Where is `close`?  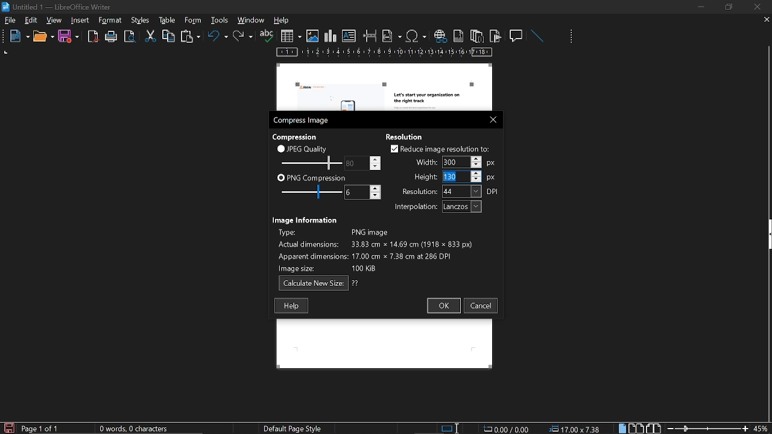
close is located at coordinates (756, 7).